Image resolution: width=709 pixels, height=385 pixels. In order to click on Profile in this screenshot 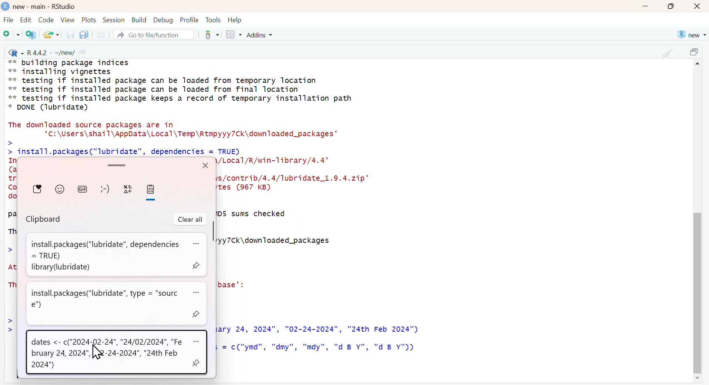, I will do `click(189, 20)`.